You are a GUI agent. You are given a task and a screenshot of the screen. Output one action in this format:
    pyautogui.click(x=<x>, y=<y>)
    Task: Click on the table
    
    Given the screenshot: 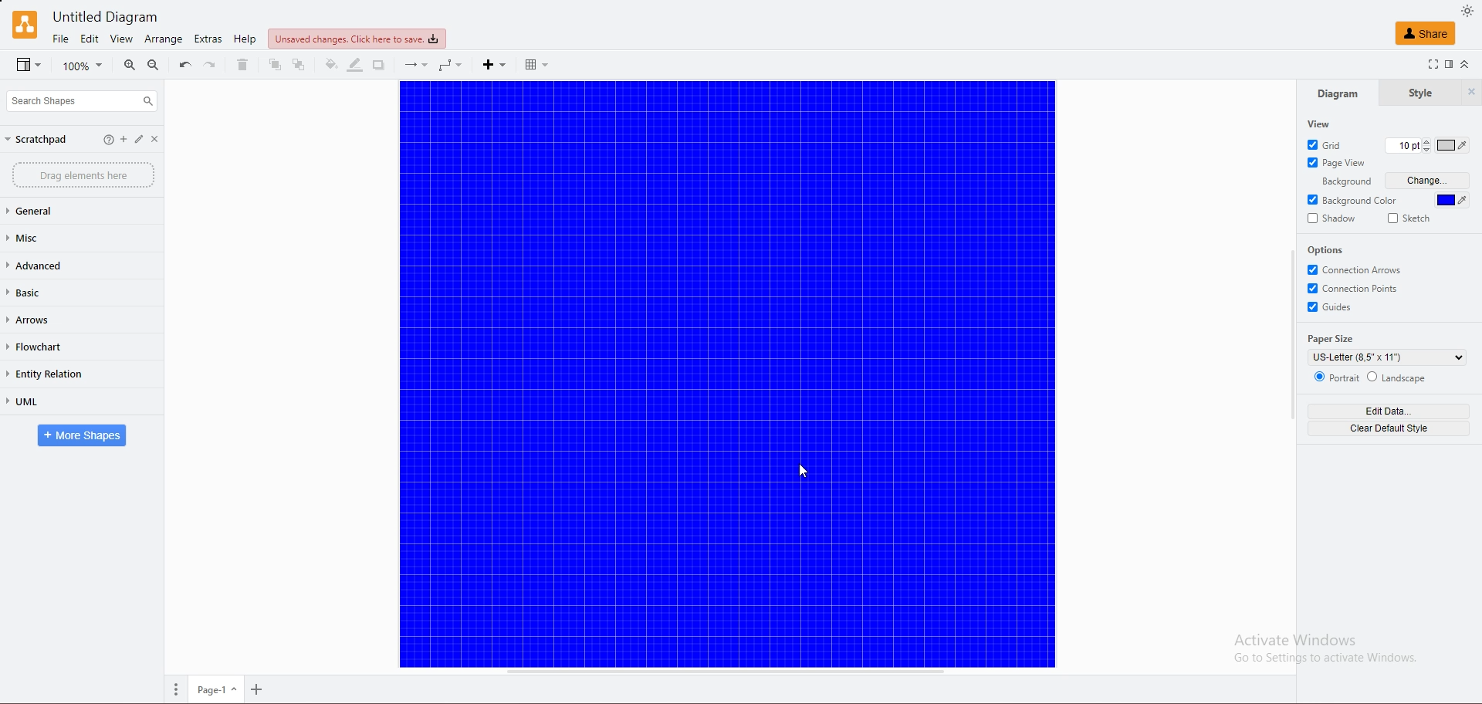 What is the action you would take?
    pyautogui.click(x=542, y=64)
    